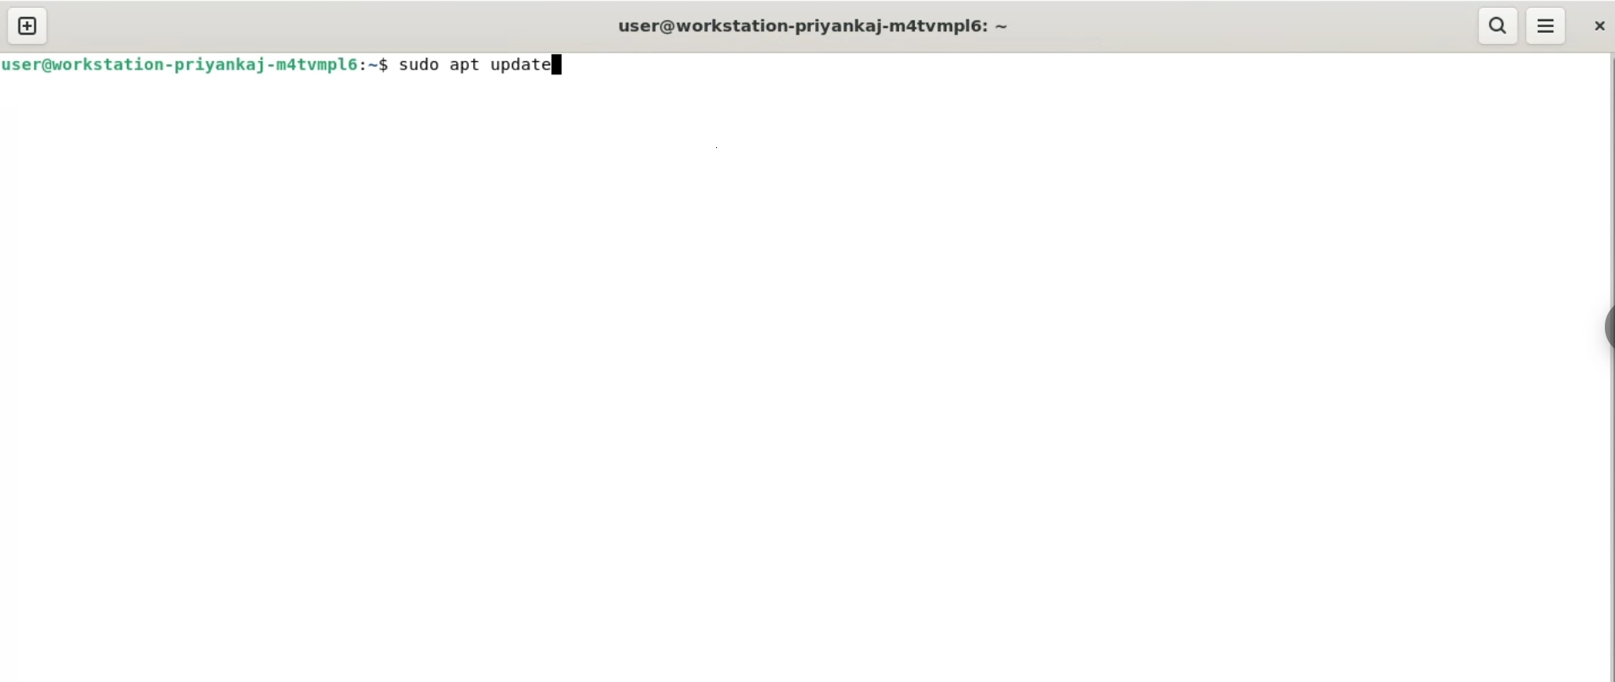  Describe the element at coordinates (27, 27) in the screenshot. I see `new tab` at that location.